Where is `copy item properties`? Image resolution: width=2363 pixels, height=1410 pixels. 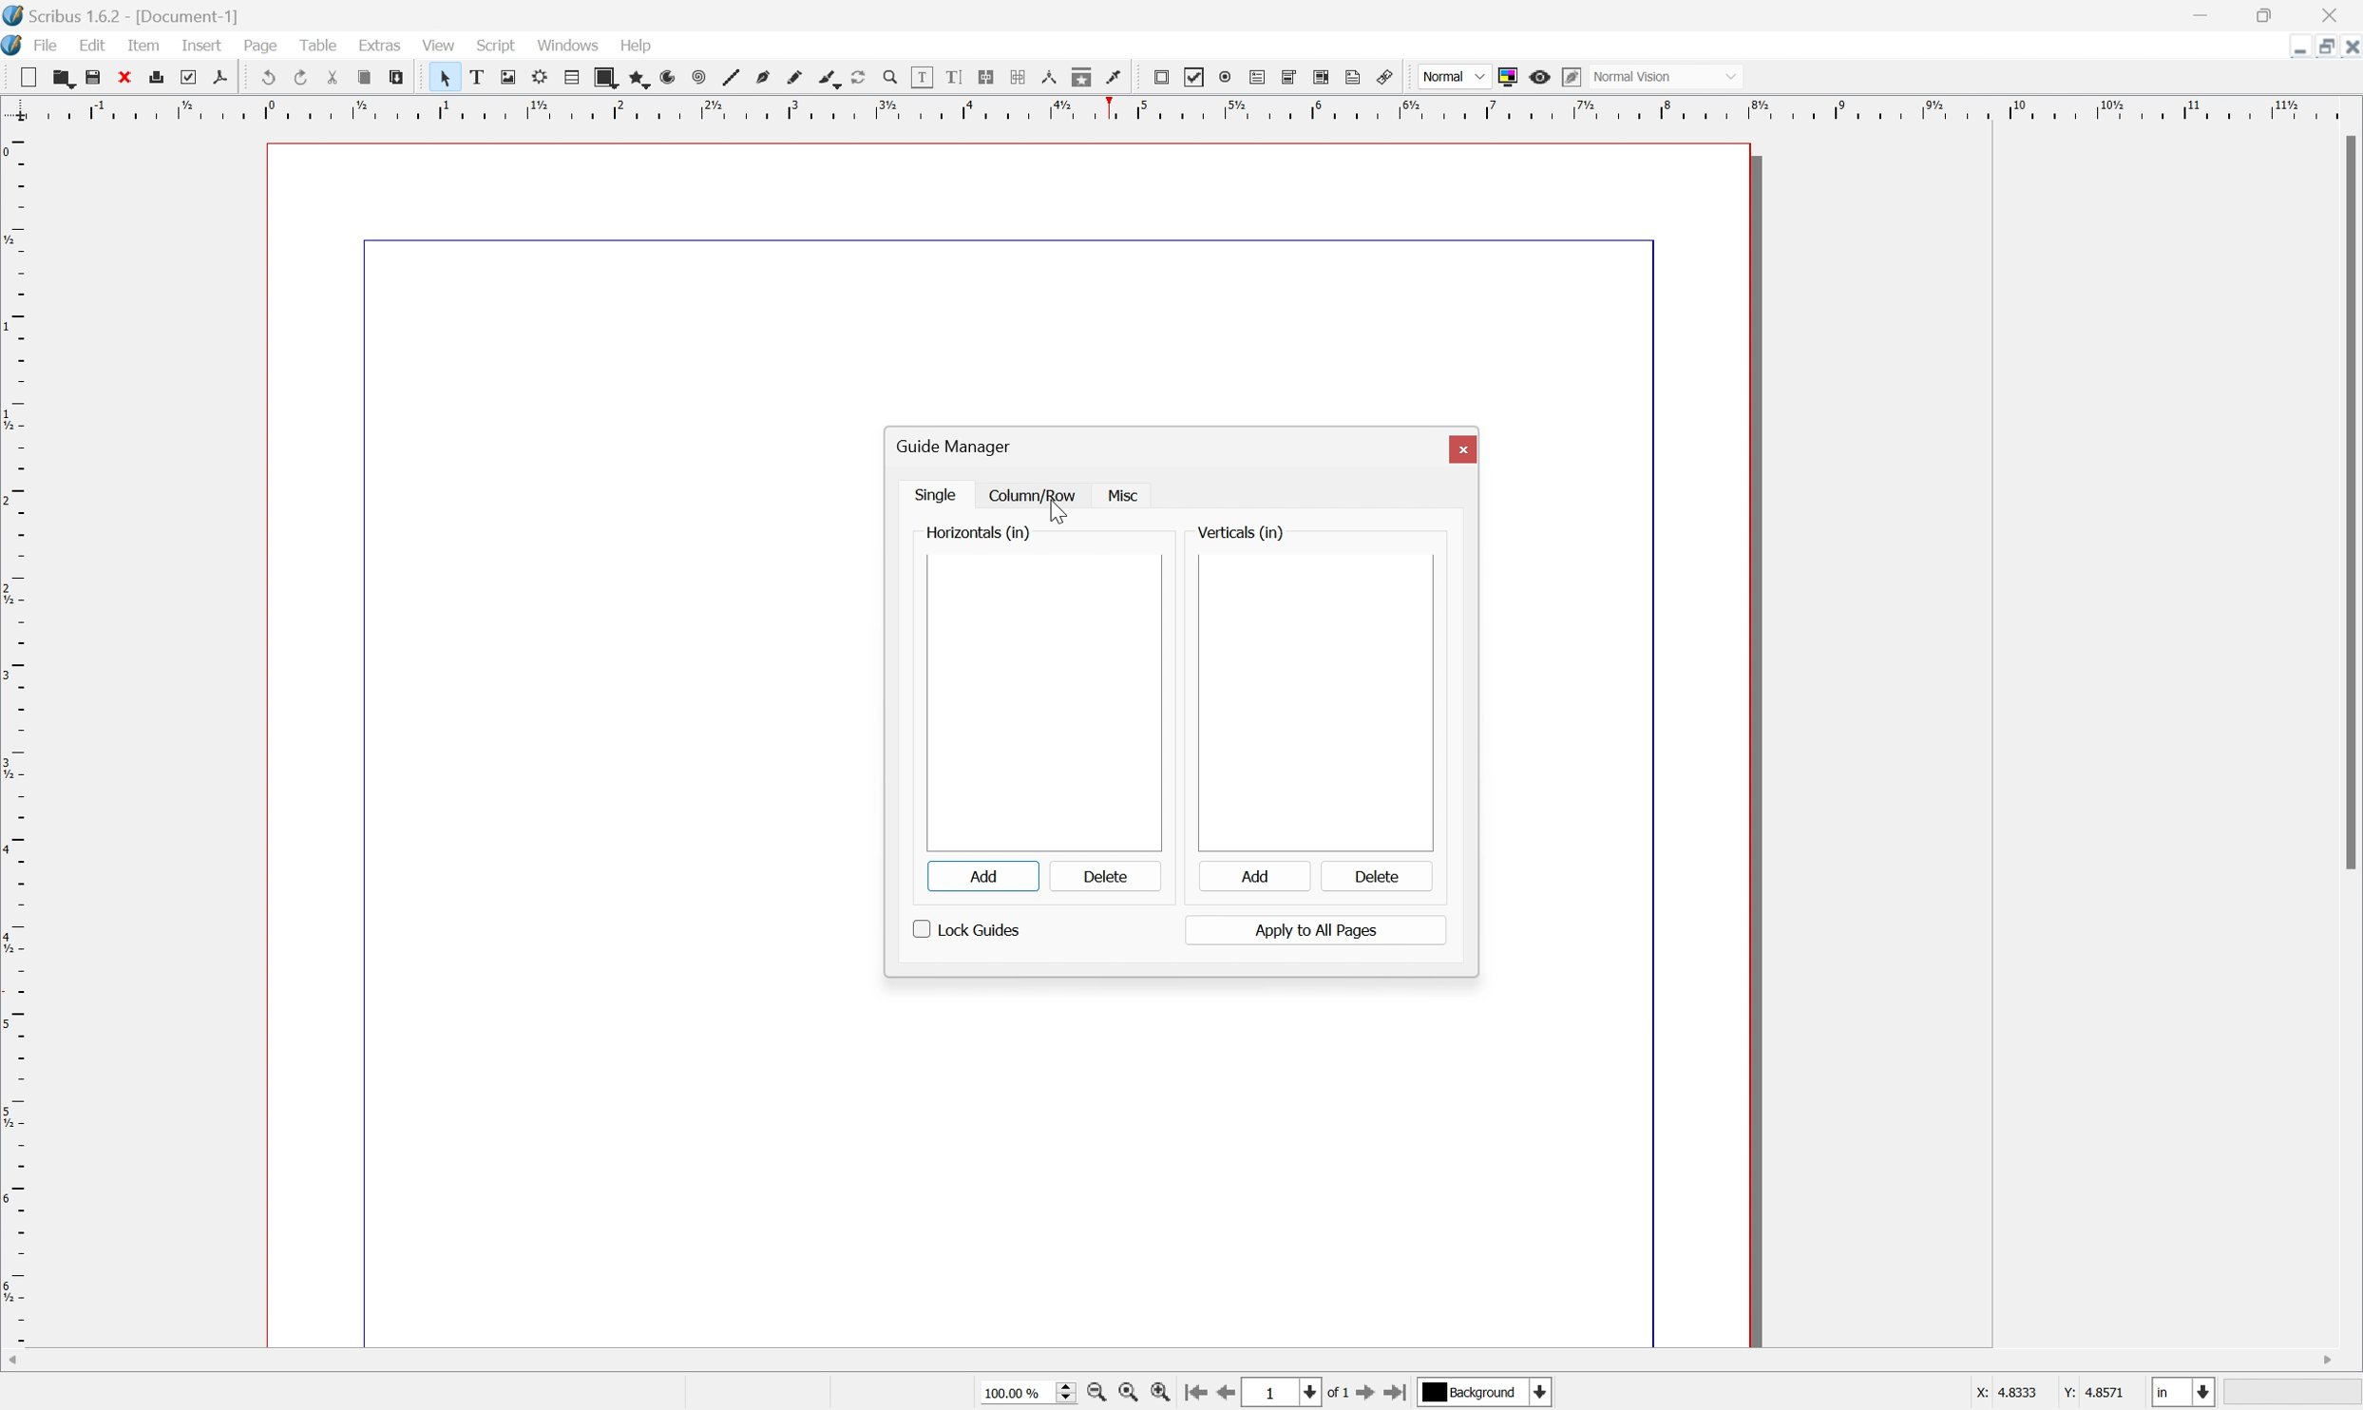
copy item properties is located at coordinates (1082, 77).